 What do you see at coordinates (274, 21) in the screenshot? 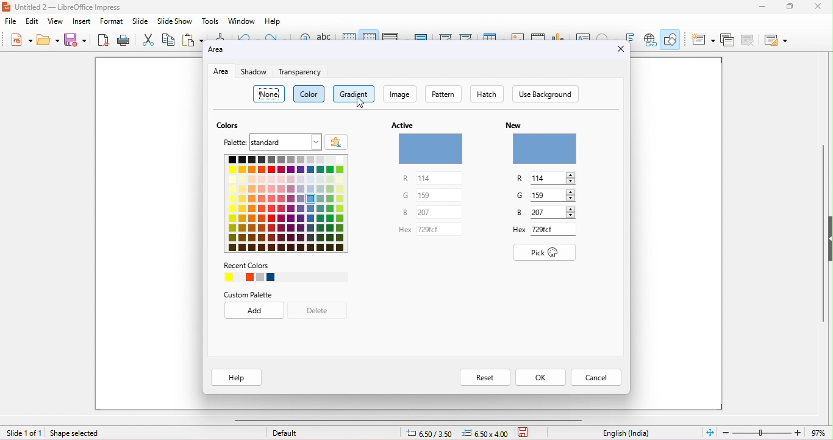
I see `help` at bounding box center [274, 21].